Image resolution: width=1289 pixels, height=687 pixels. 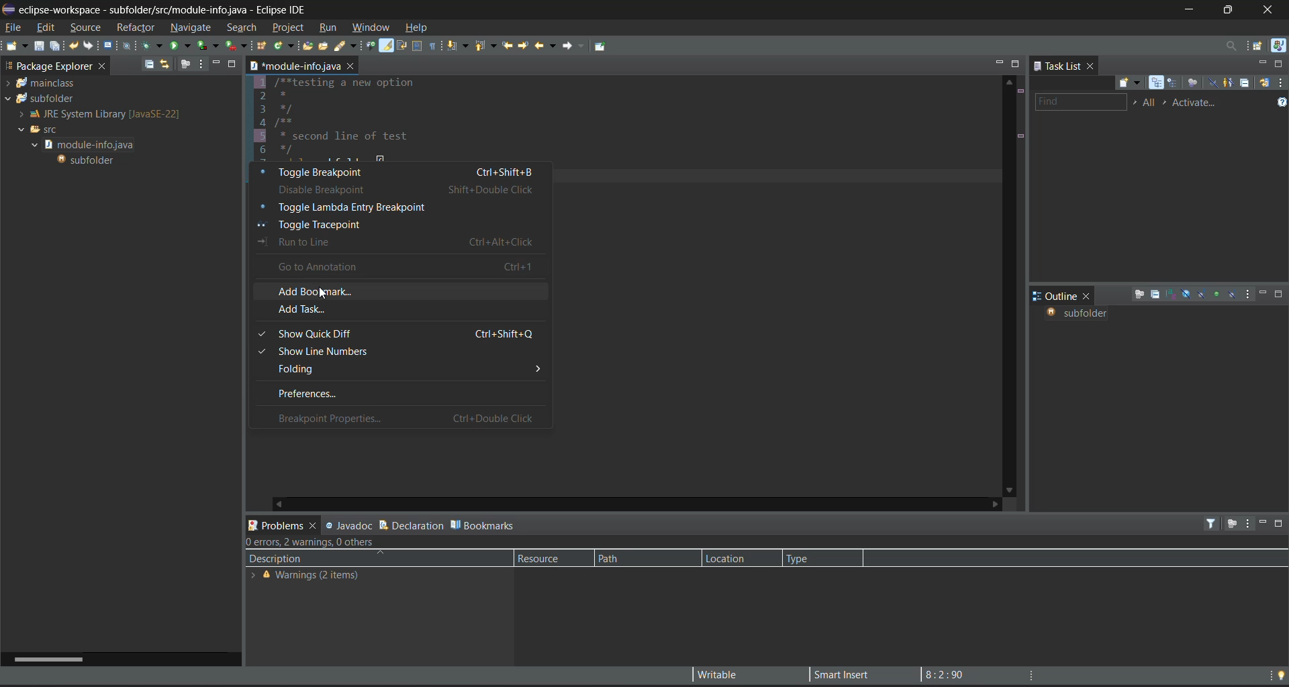 What do you see at coordinates (44, 26) in the screenshot?
I see `edit` at bounding box center [44, 26].